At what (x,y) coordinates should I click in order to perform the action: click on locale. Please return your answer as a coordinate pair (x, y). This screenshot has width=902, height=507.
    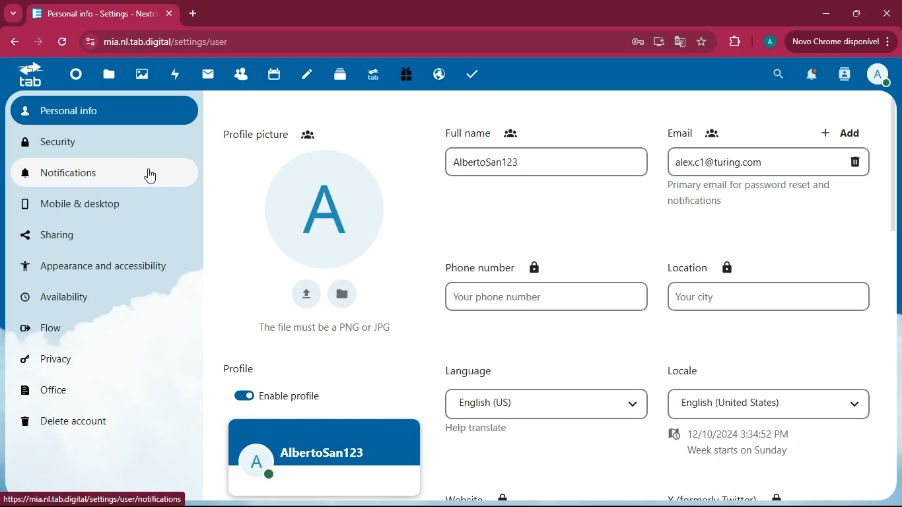
    Looking at the image, I should click on (687, 370).